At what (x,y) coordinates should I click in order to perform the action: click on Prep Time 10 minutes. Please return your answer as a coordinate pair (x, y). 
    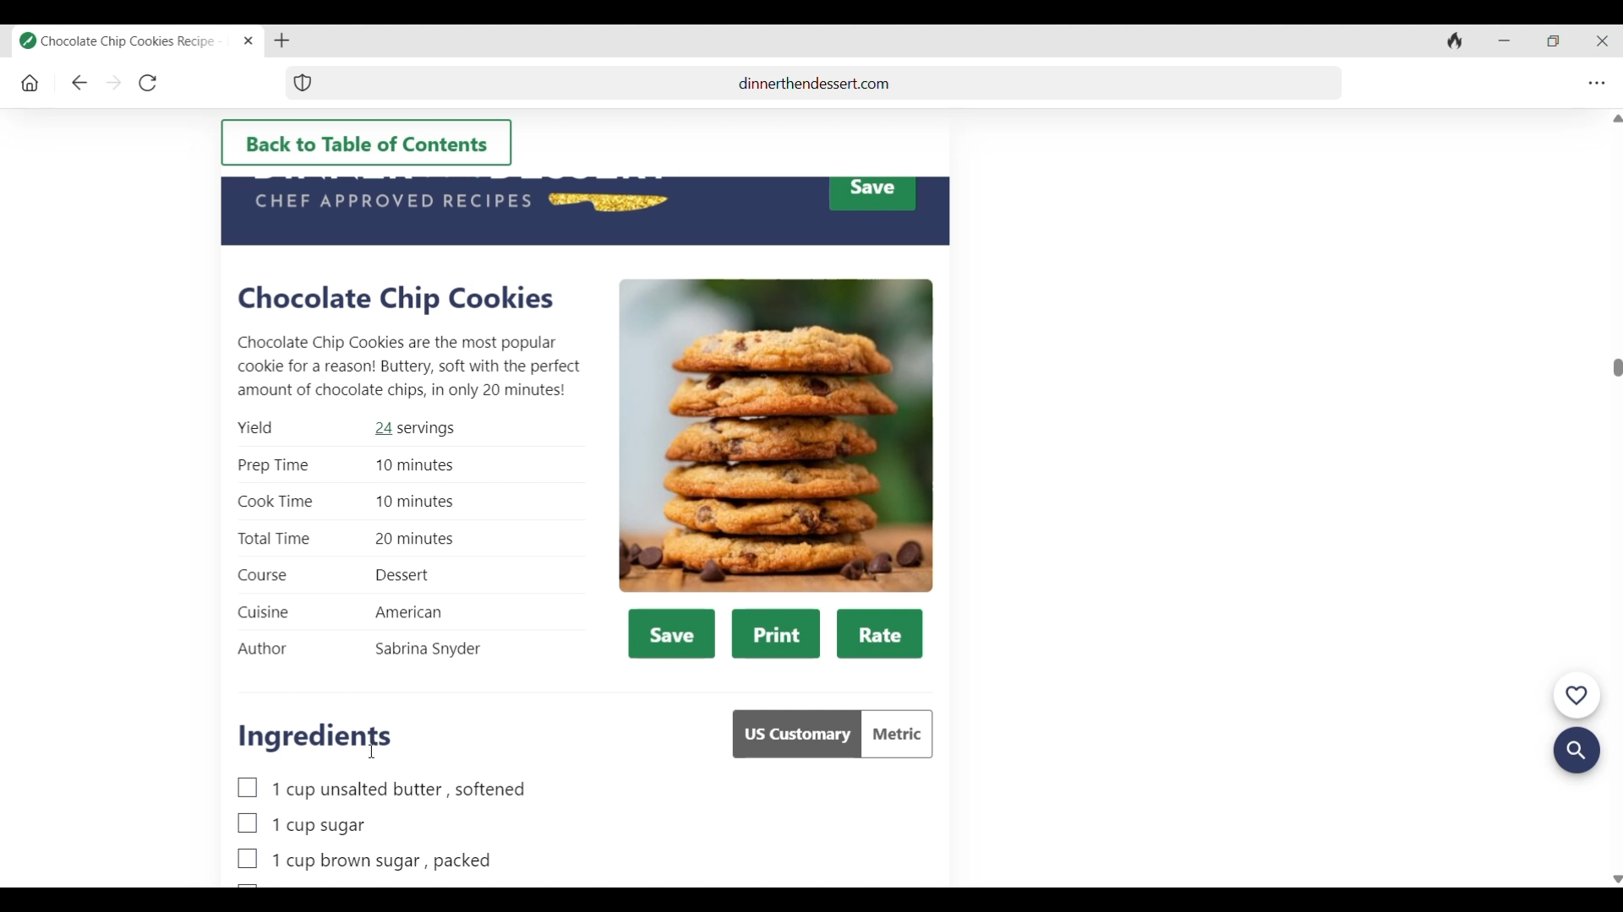
    Looking at the image, I should click on (347, 466).